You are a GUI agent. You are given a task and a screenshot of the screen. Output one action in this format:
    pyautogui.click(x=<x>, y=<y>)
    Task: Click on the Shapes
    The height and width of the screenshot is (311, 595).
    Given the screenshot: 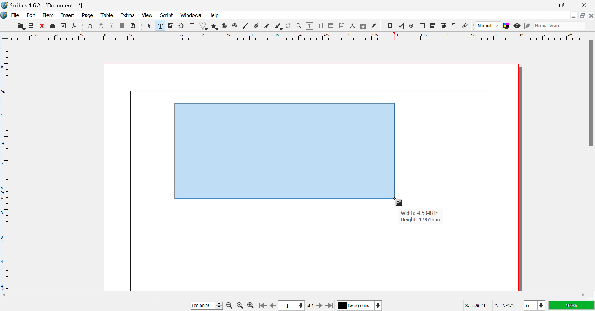 What is the action you would take?
    pyautogui.click(x=205, y=27)
    